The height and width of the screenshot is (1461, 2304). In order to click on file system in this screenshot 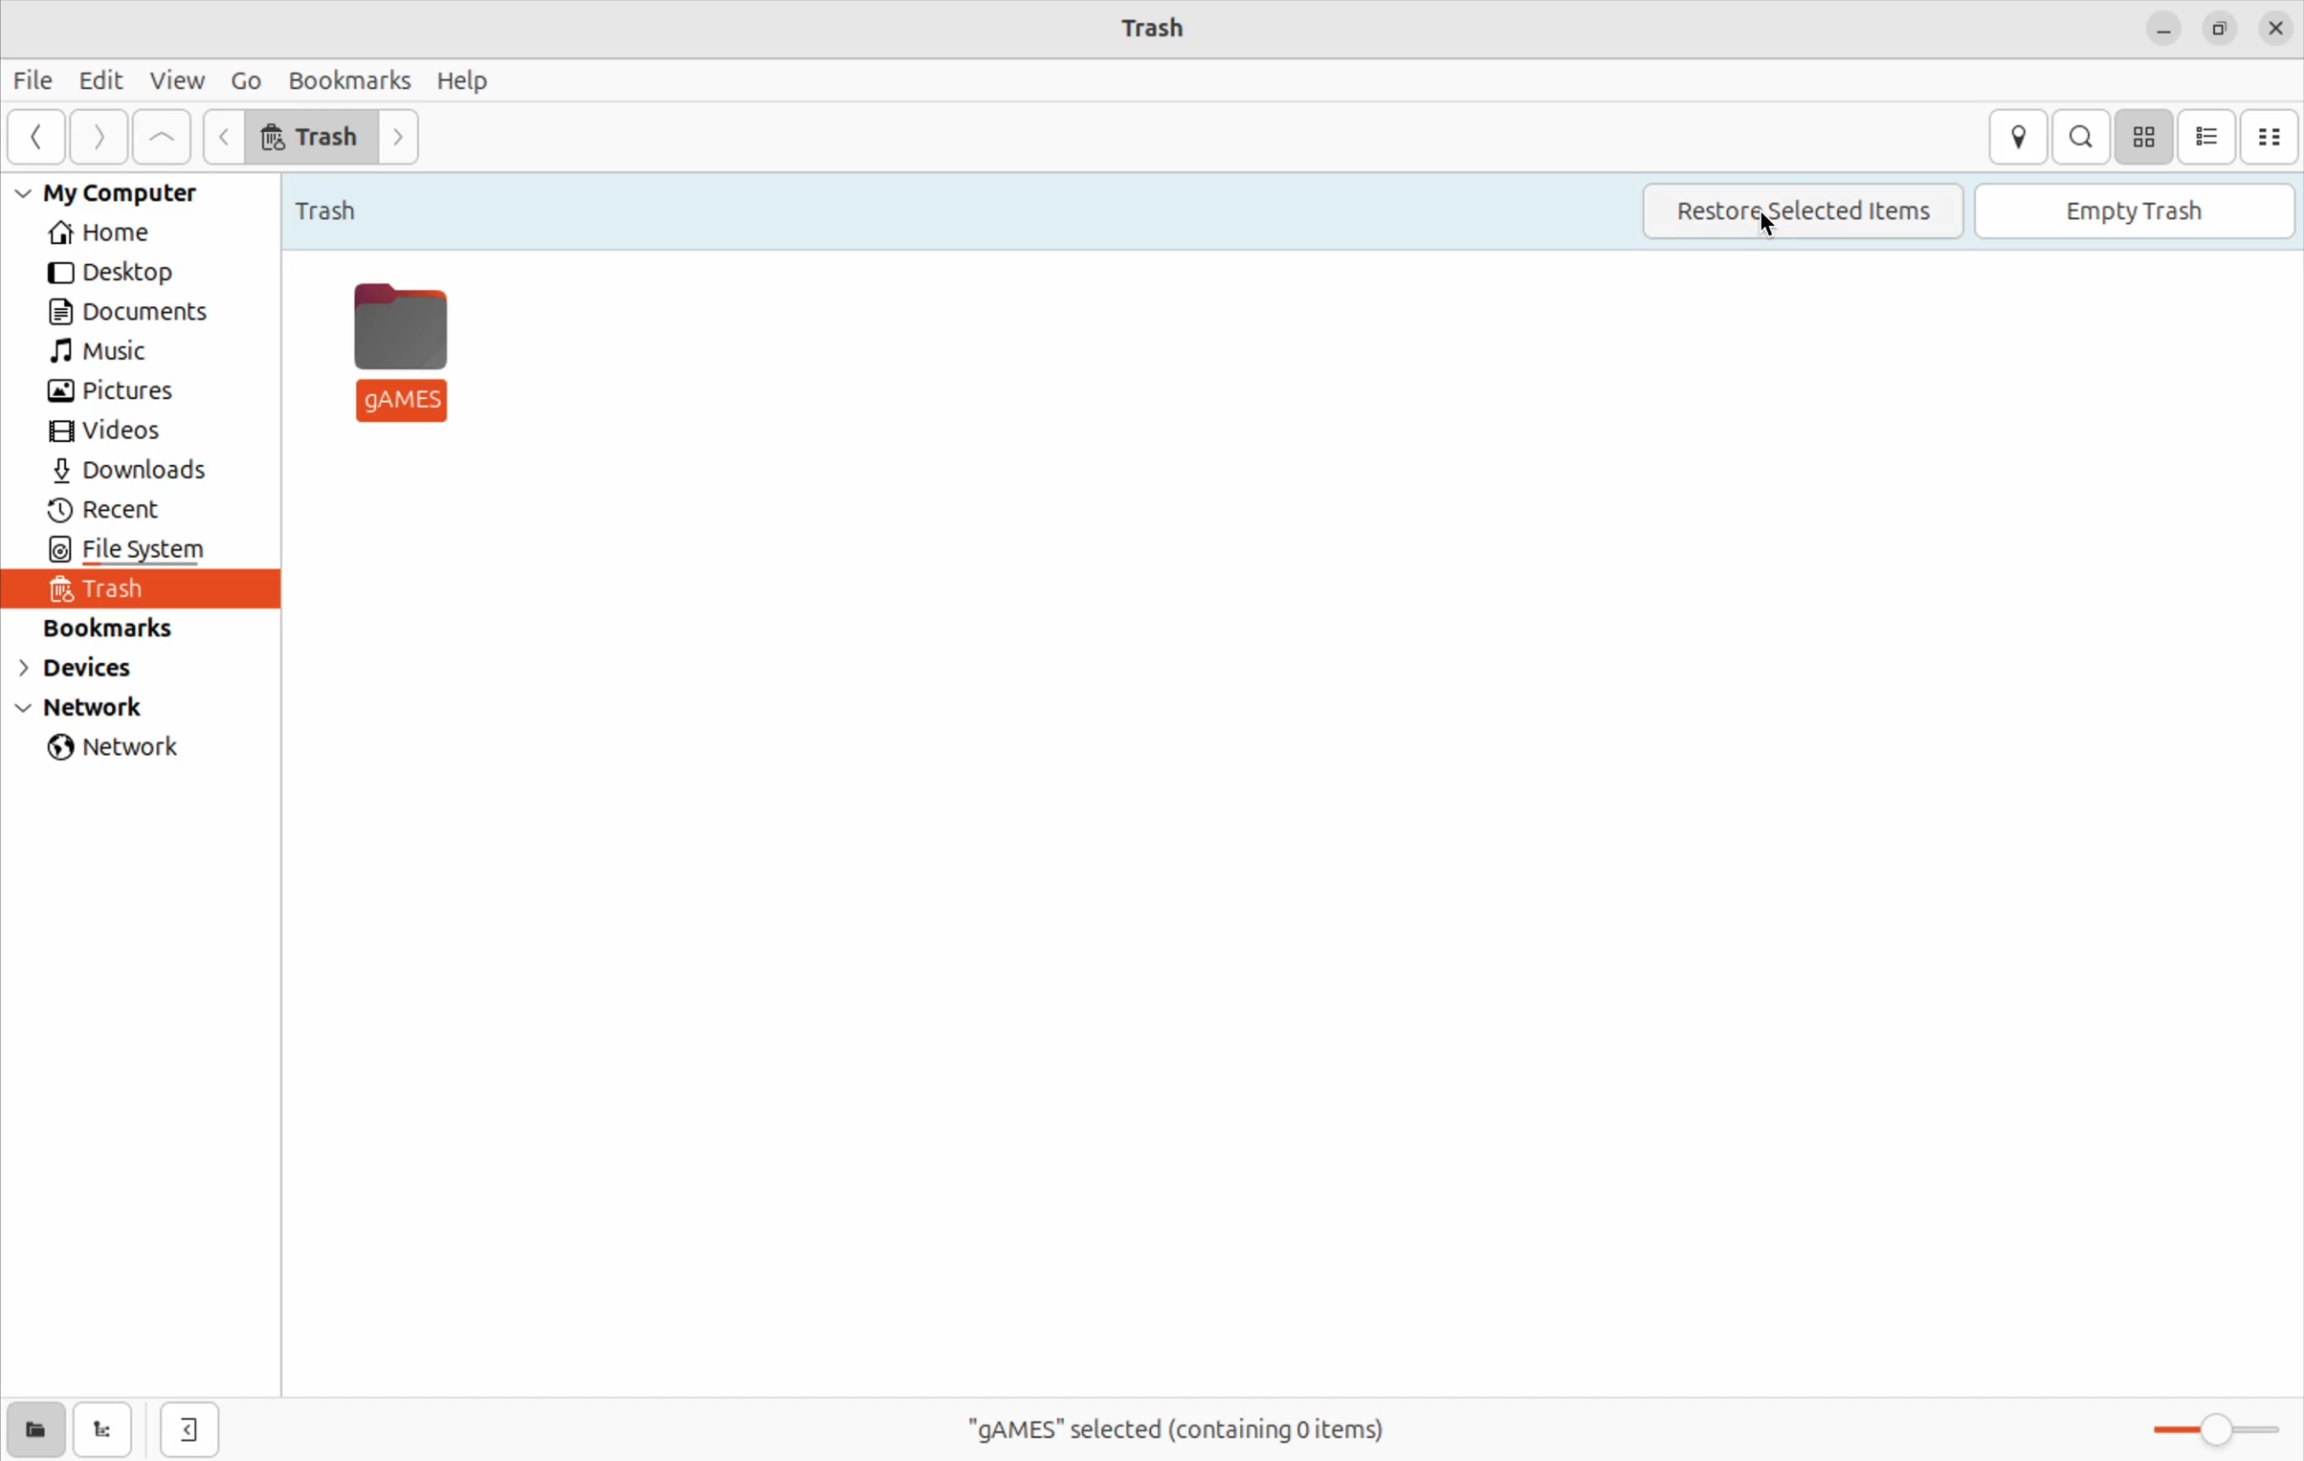, I will do `click(166, 552)`.